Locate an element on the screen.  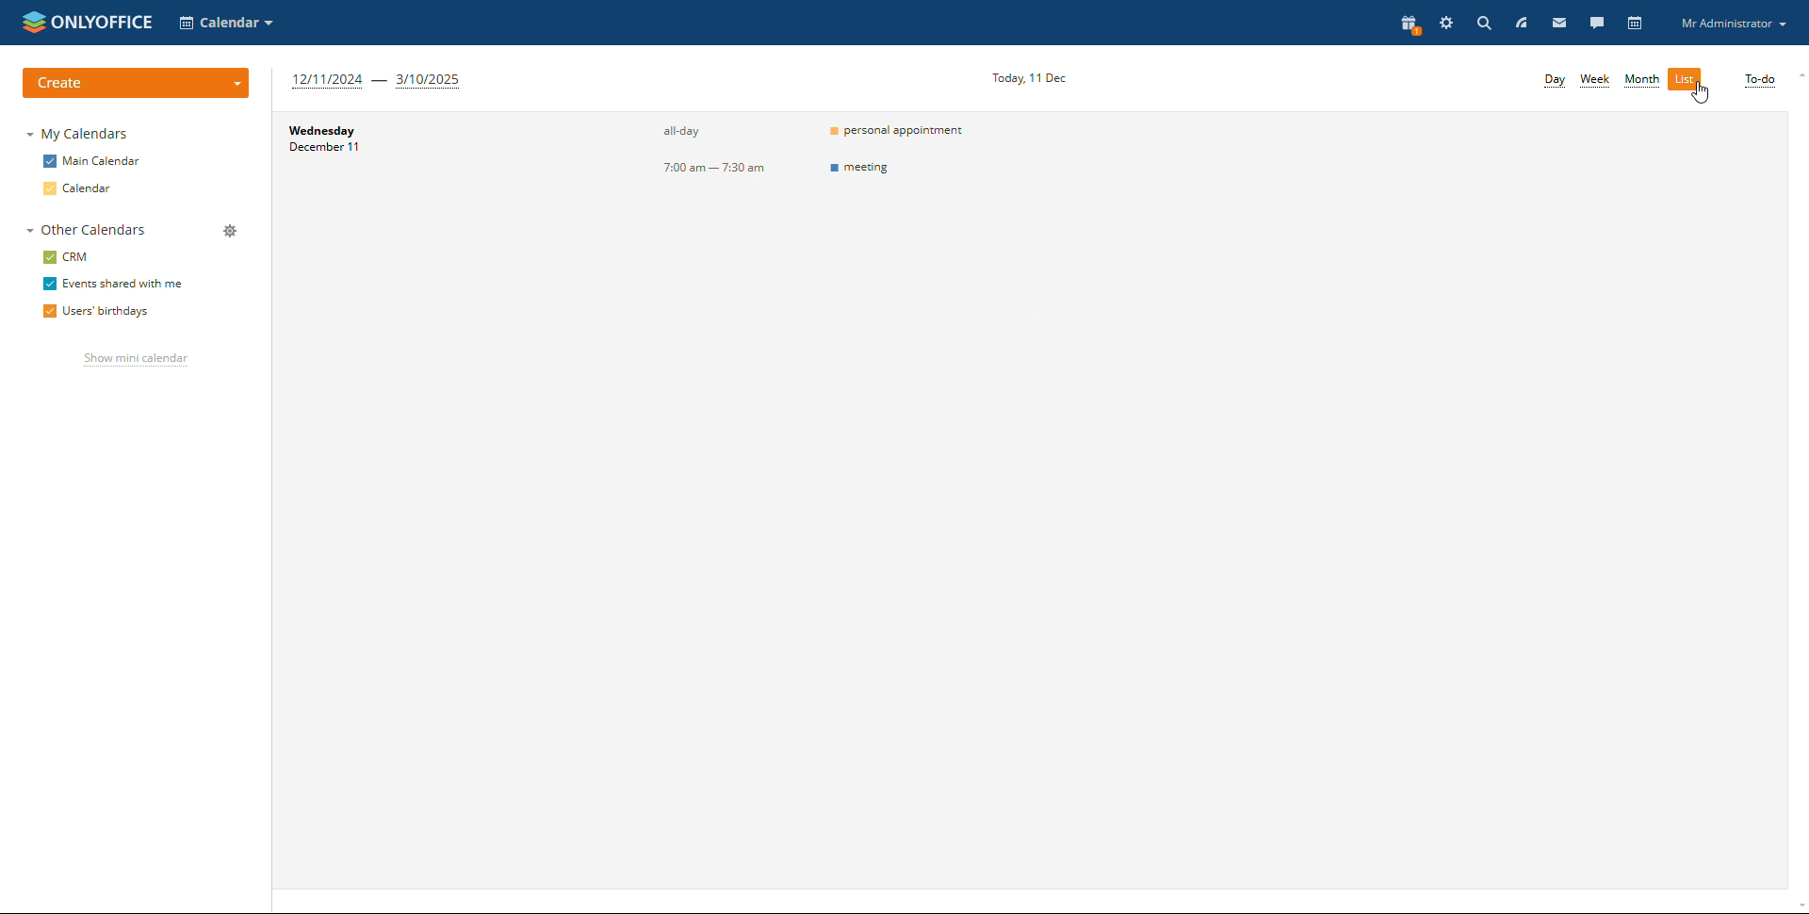
events shared with me is located at coordinates (112, 285).